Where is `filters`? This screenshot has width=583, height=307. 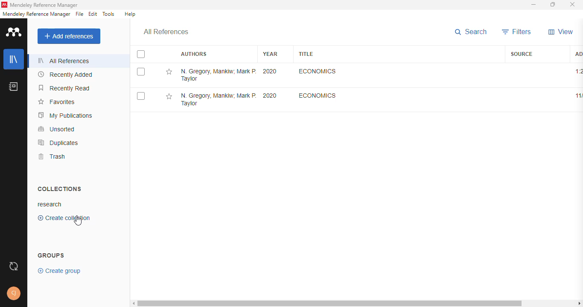 filters is located at coordinates (517, 32).